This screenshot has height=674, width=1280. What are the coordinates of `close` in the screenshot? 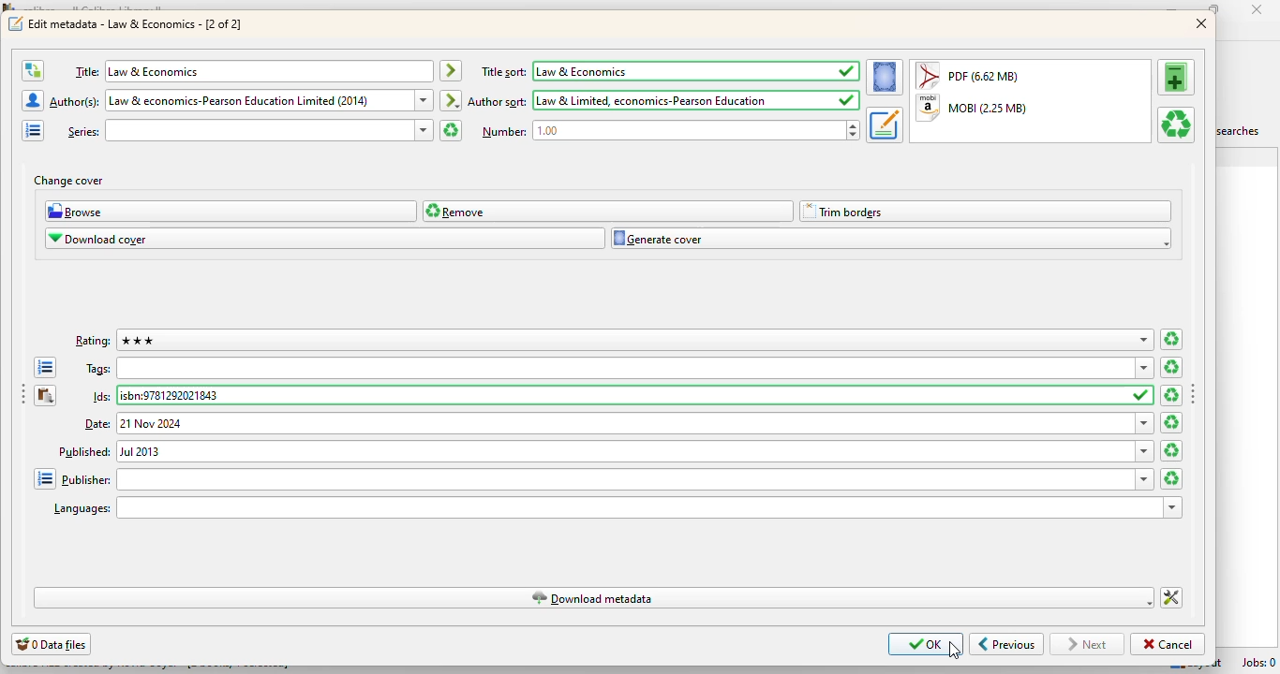 It's located at (1202, 24).